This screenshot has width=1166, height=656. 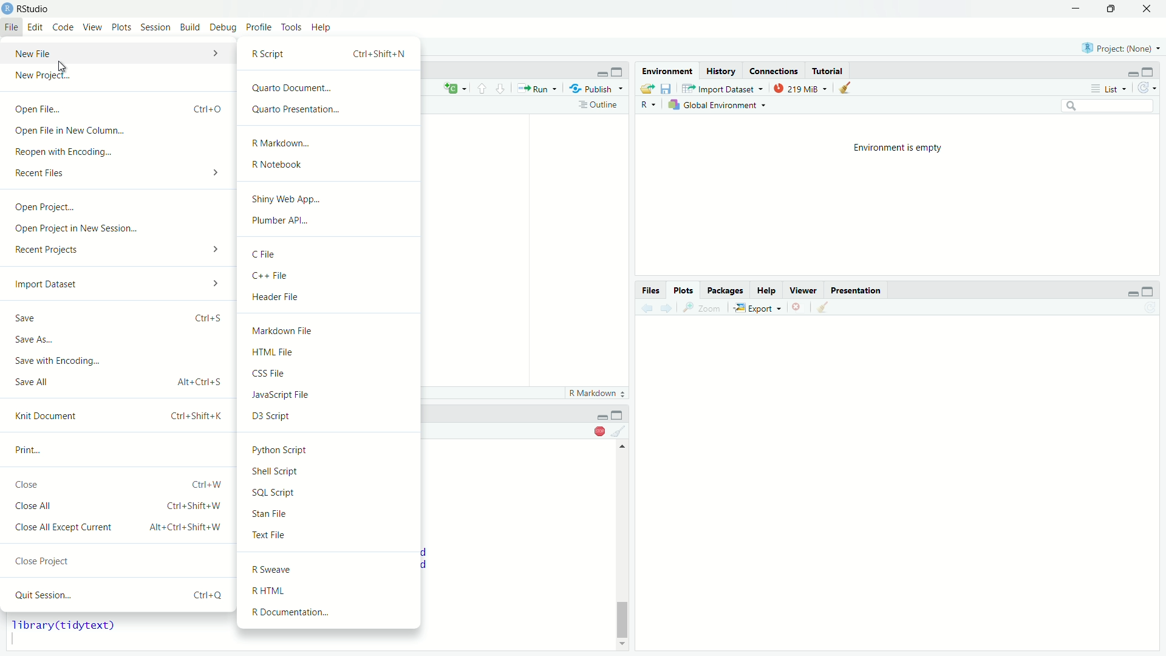 What do you see at coordinates (330, 591) in the screenshot?
I see `RHTML` at bounding box center [330, 591].